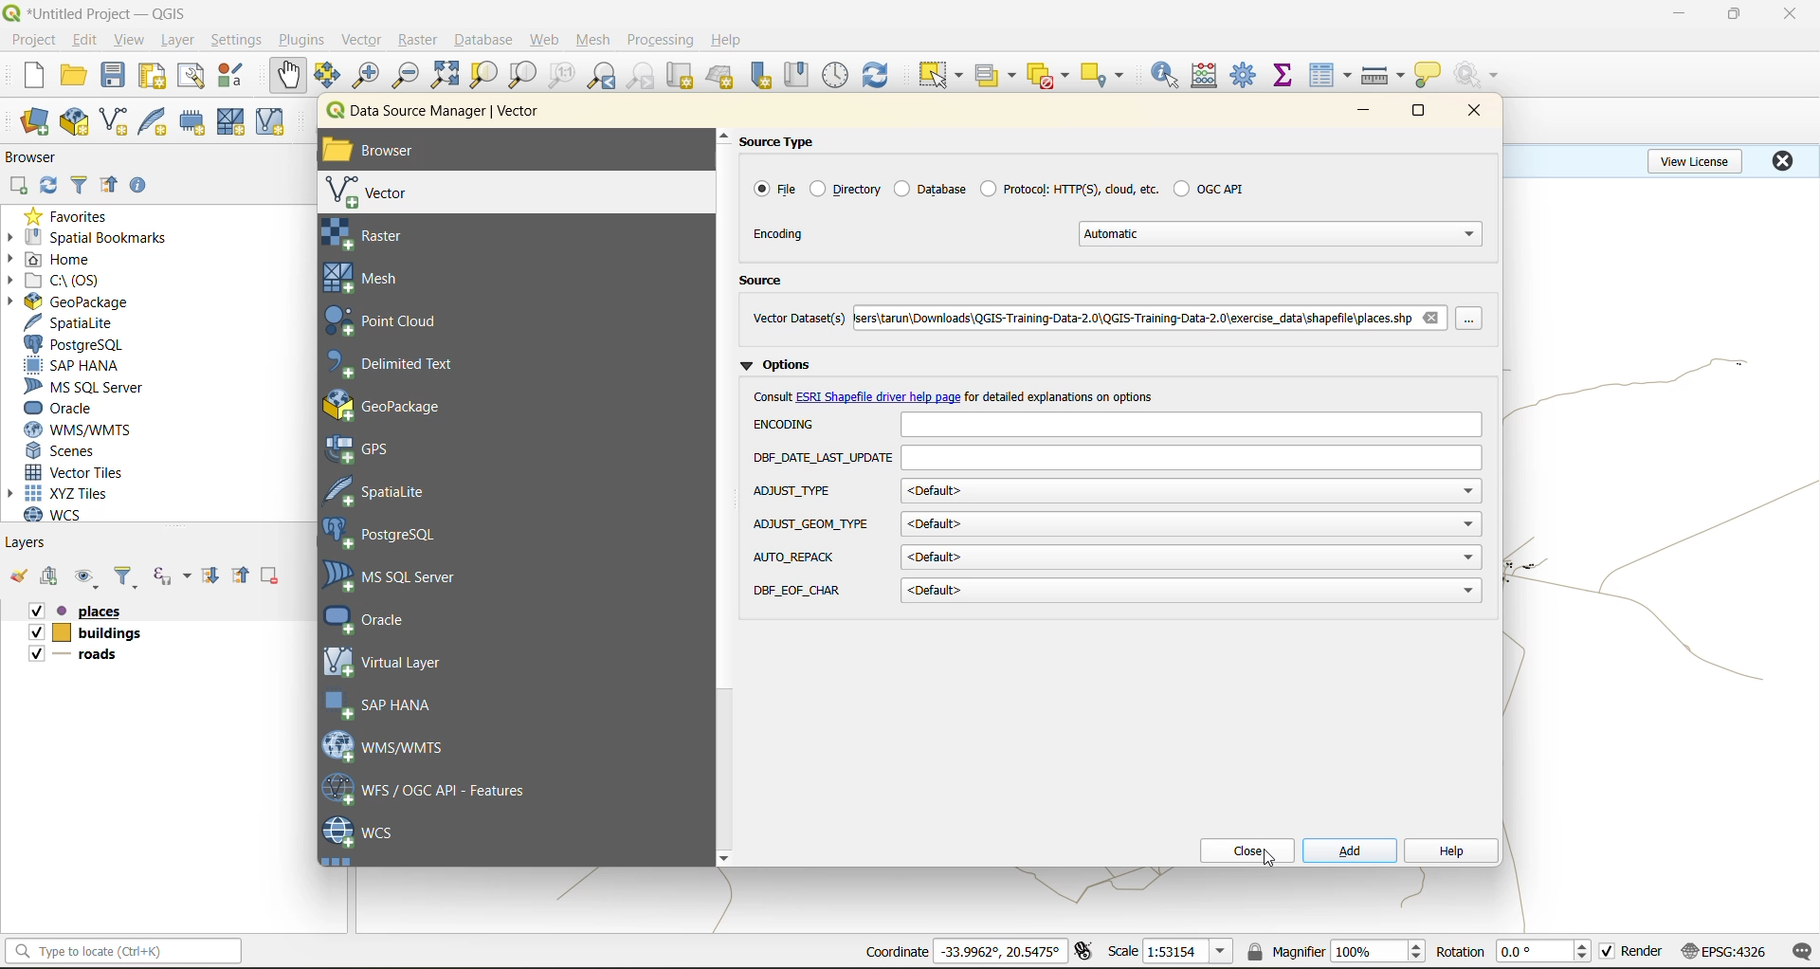  I want to click on select value, so click(999, 79).